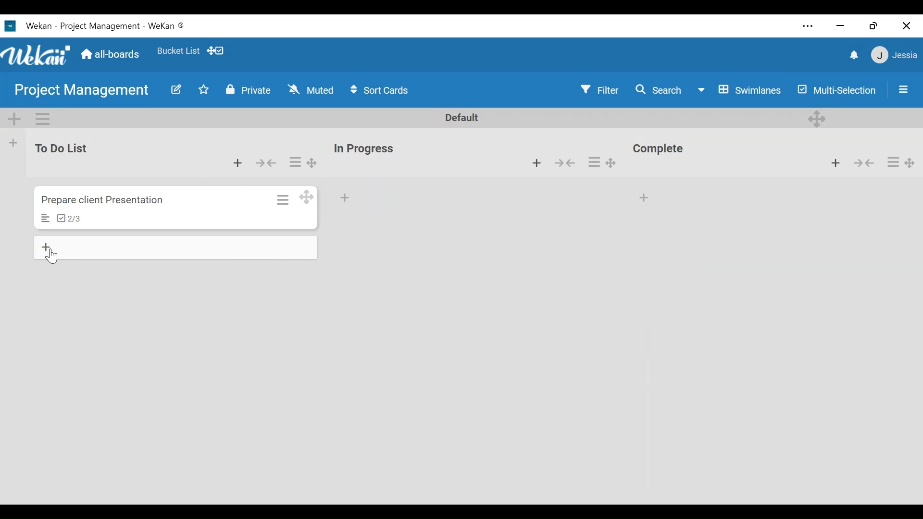 This screenshot has height=519, width=923. Describe the element at coordinates (14, 143) in the screenshot. I see `Add list` at that location.